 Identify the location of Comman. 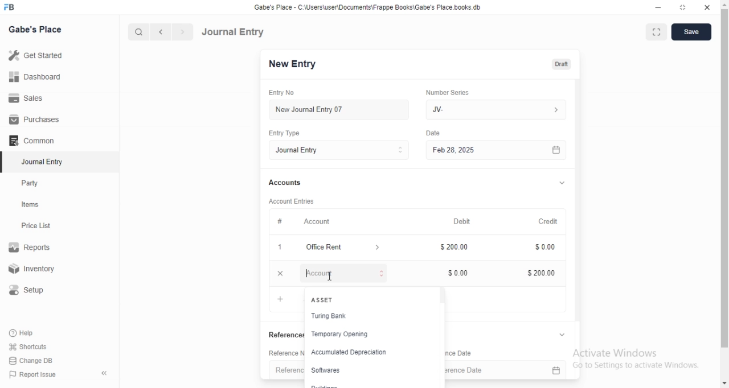
(28, 141).